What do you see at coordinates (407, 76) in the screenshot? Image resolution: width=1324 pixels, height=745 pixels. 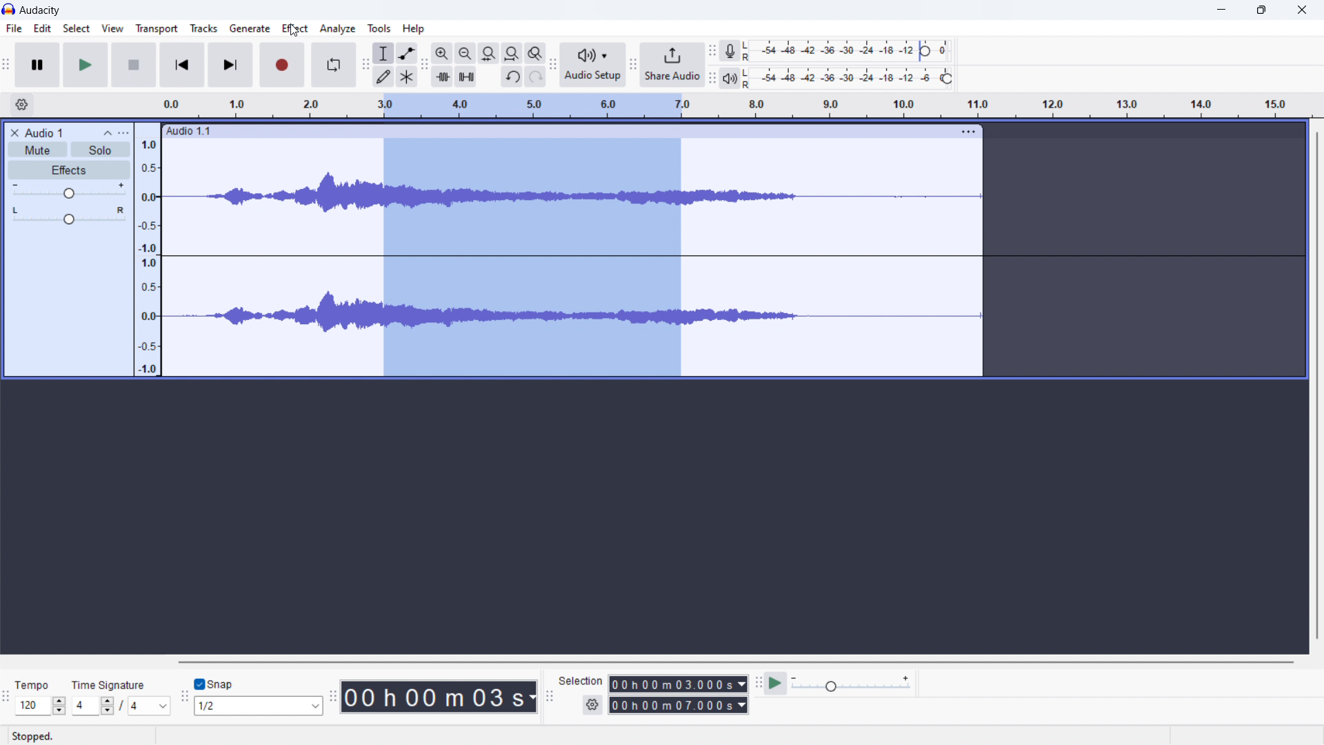 I see `multi tool` at bounding box center [407, 76].